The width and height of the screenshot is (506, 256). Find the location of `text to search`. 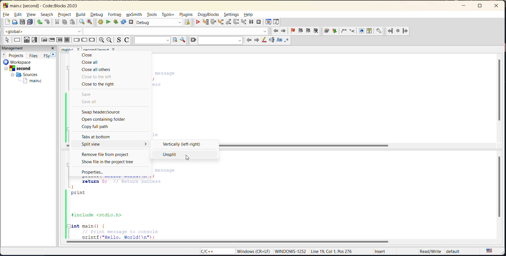

text to search is located at coordinates (152, 41).